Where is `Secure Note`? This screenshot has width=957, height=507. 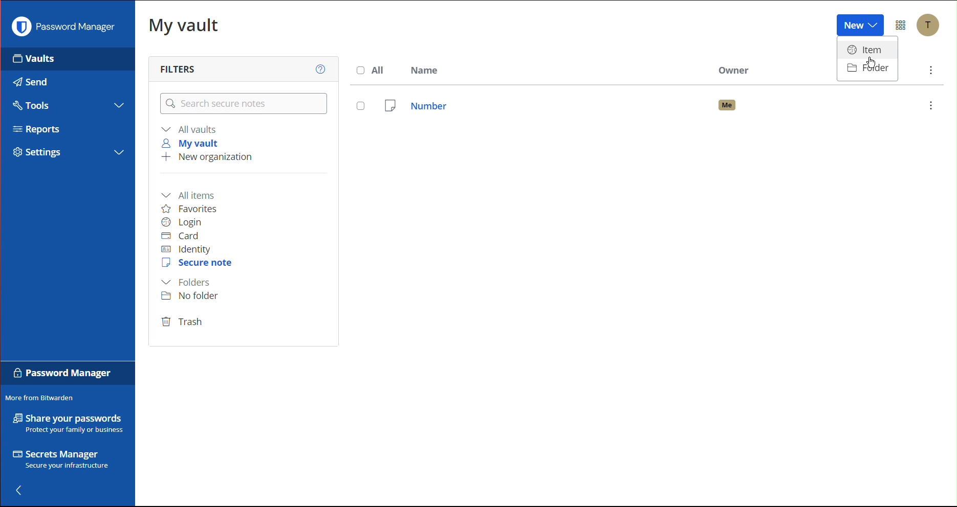
Secure Note is located at coordinates (198, 263).